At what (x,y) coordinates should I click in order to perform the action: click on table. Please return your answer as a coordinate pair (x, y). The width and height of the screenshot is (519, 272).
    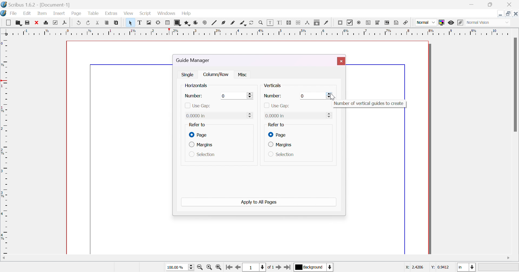
    Looking at the image, I should click on (94, 14).